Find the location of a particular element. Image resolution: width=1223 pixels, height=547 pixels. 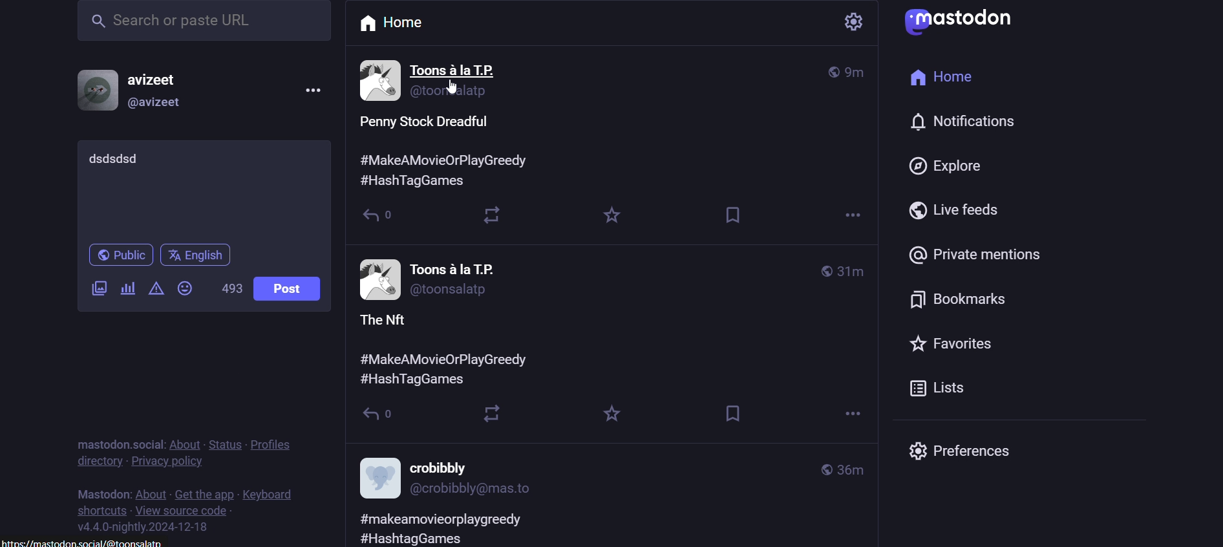

add a image is located at coordinates (100, 290).